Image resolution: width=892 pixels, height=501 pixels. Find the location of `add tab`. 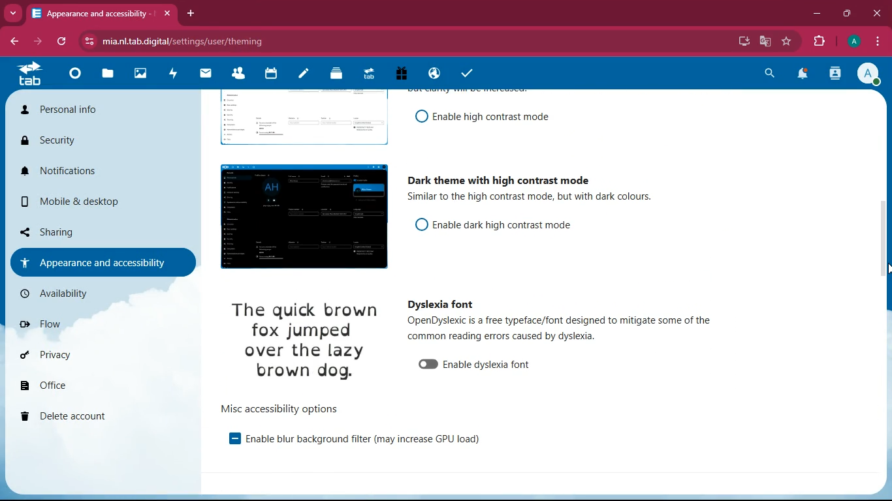

add tab is located at coordinates (191, 13).